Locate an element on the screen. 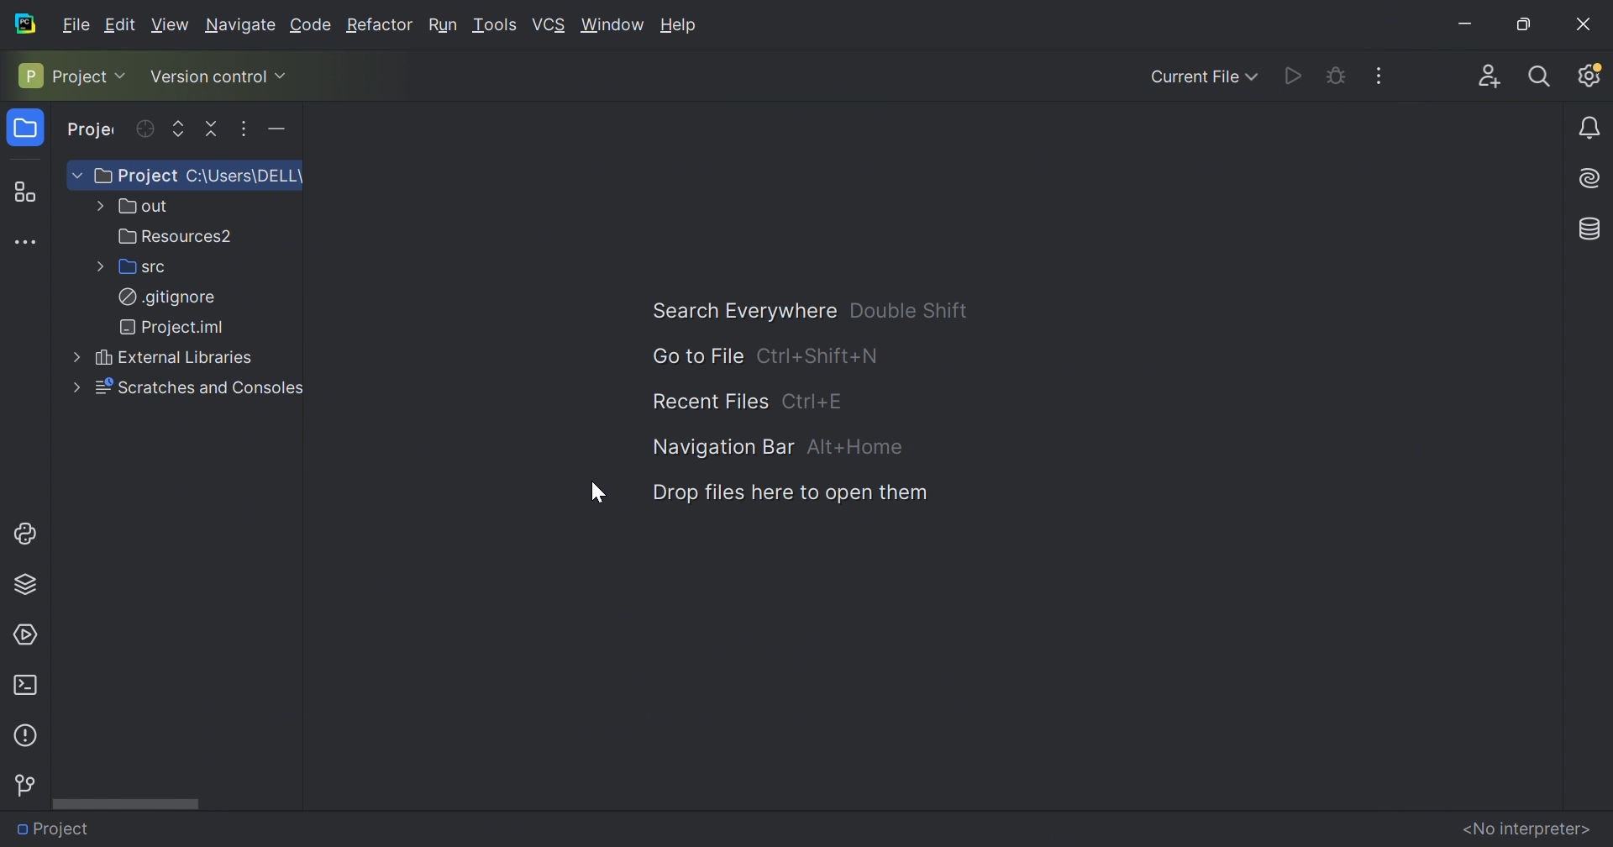  Ctrl+Shift+N is located at coordinates (822, 355).